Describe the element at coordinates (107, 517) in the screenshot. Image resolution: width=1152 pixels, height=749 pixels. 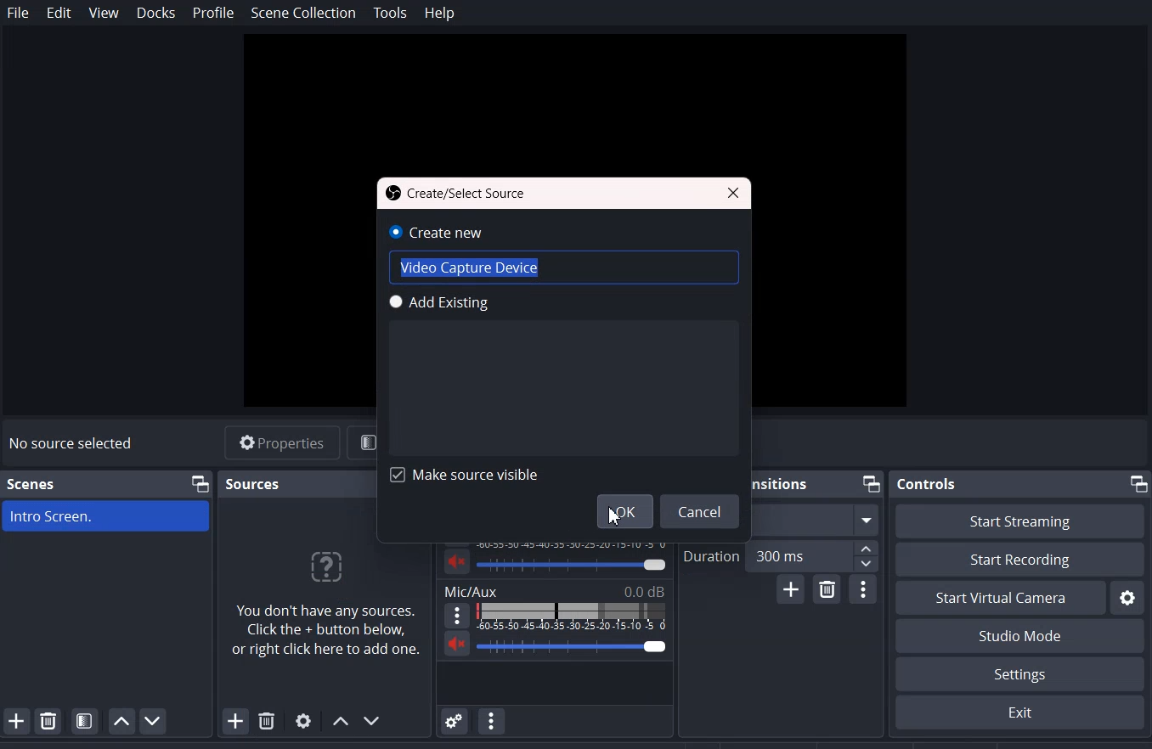
I see `Scene File` at that location.